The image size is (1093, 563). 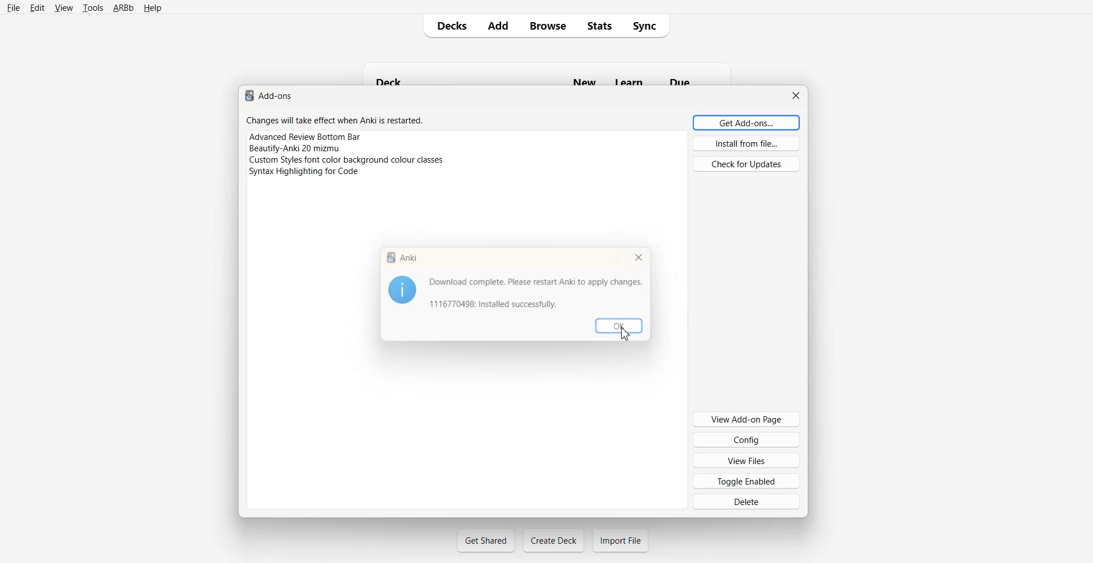 I want to click on Beautifv-Anki 20 mizmu, so click(x=465, y=148).